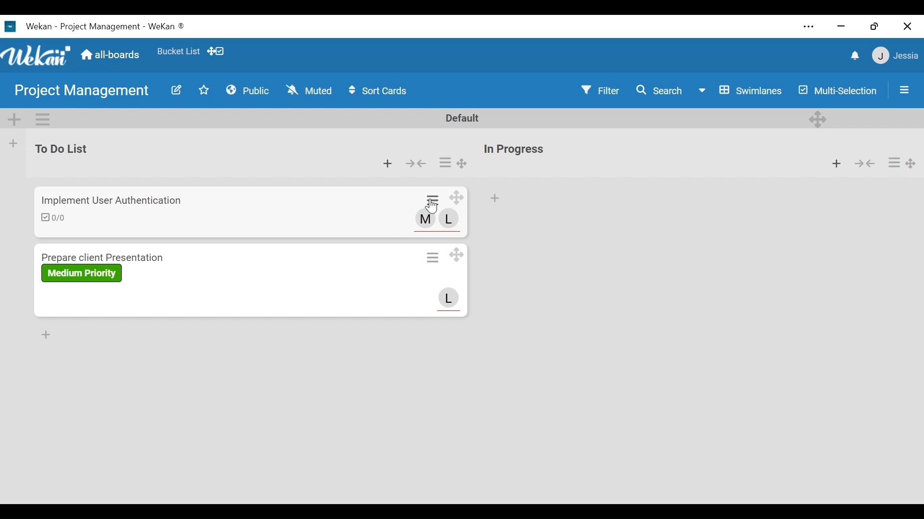  I want to click on Member, so click(448, 220).